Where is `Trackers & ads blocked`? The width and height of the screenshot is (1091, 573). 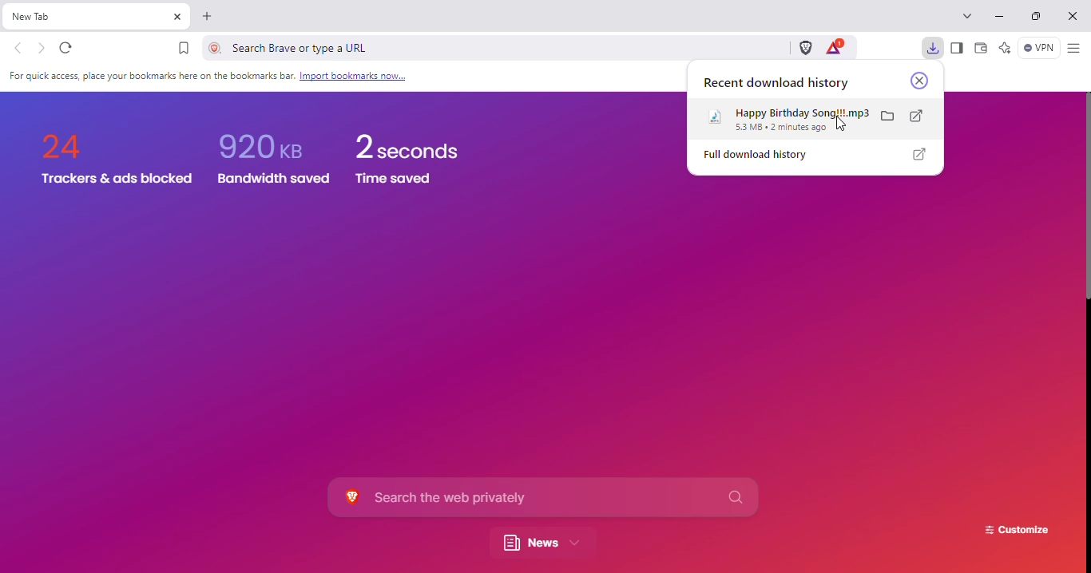 Trackers & ads blocked is located at coordinates (116, 180).